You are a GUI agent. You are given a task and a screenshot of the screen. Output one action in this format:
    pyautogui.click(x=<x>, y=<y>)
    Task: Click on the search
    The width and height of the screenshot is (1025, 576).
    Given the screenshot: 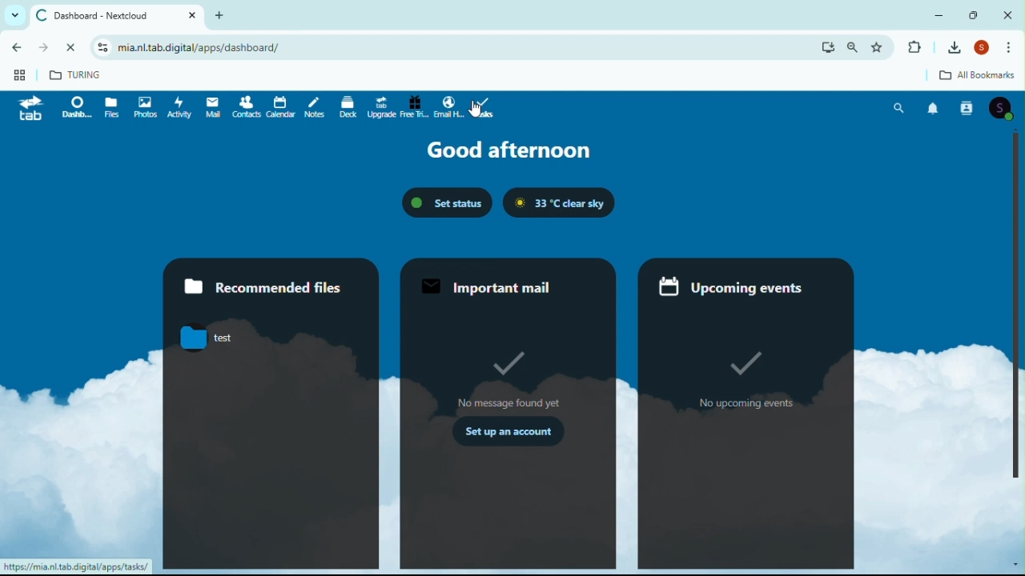 What is the action you would take?
    pyautogui.click(x=854, y=47)
    